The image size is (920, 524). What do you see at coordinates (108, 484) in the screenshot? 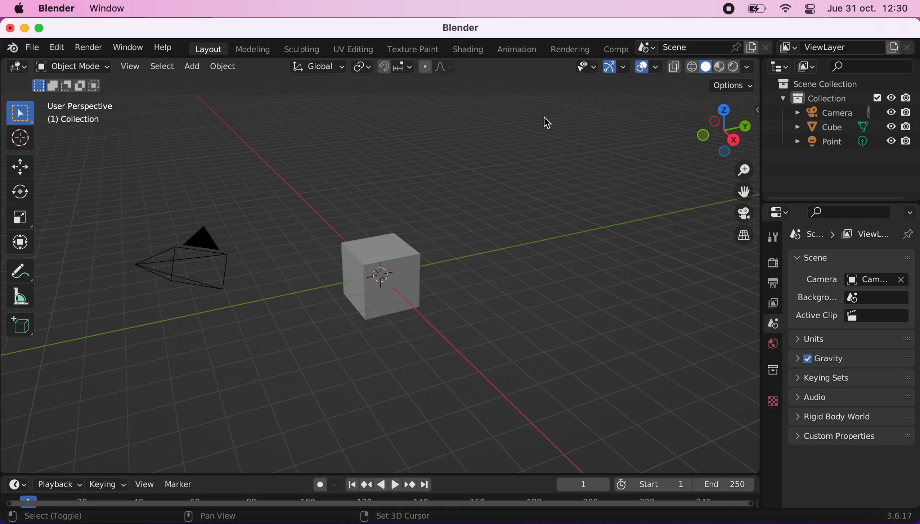
I see `keying` at bounding box center [108, 484].